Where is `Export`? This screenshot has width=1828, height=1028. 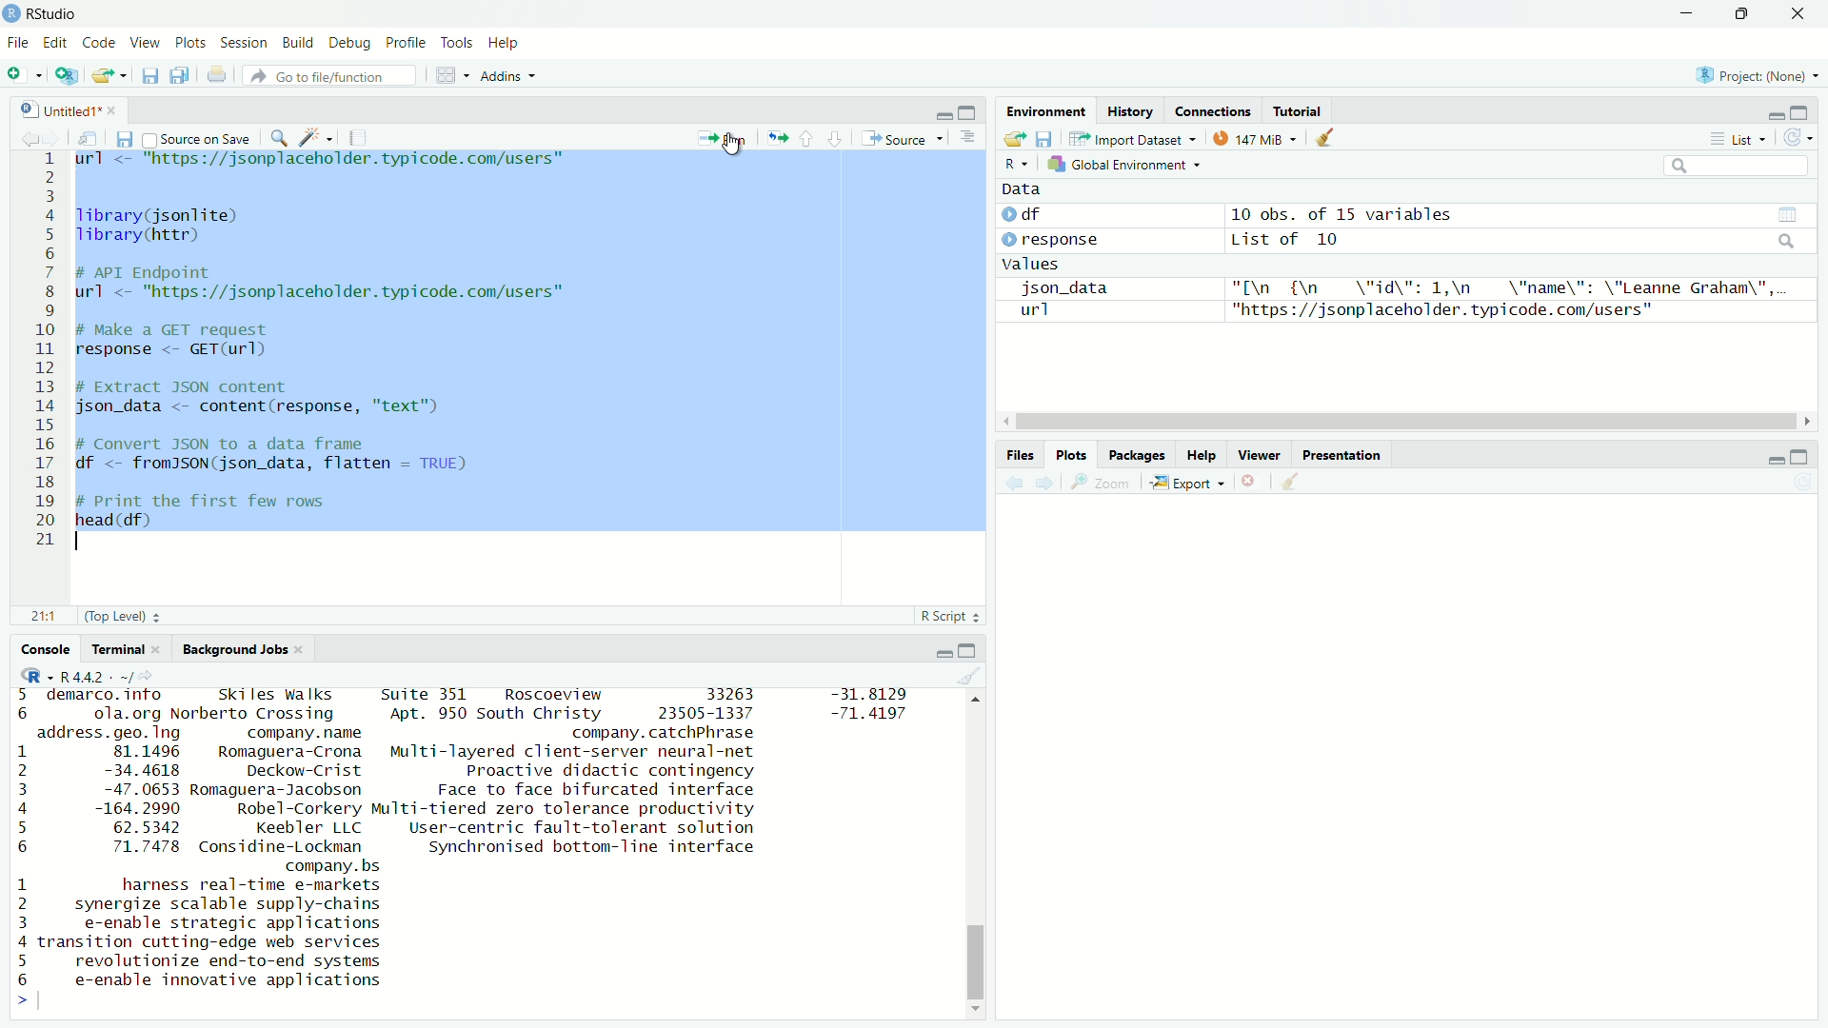
Export is located at coordinates (1185, 484).